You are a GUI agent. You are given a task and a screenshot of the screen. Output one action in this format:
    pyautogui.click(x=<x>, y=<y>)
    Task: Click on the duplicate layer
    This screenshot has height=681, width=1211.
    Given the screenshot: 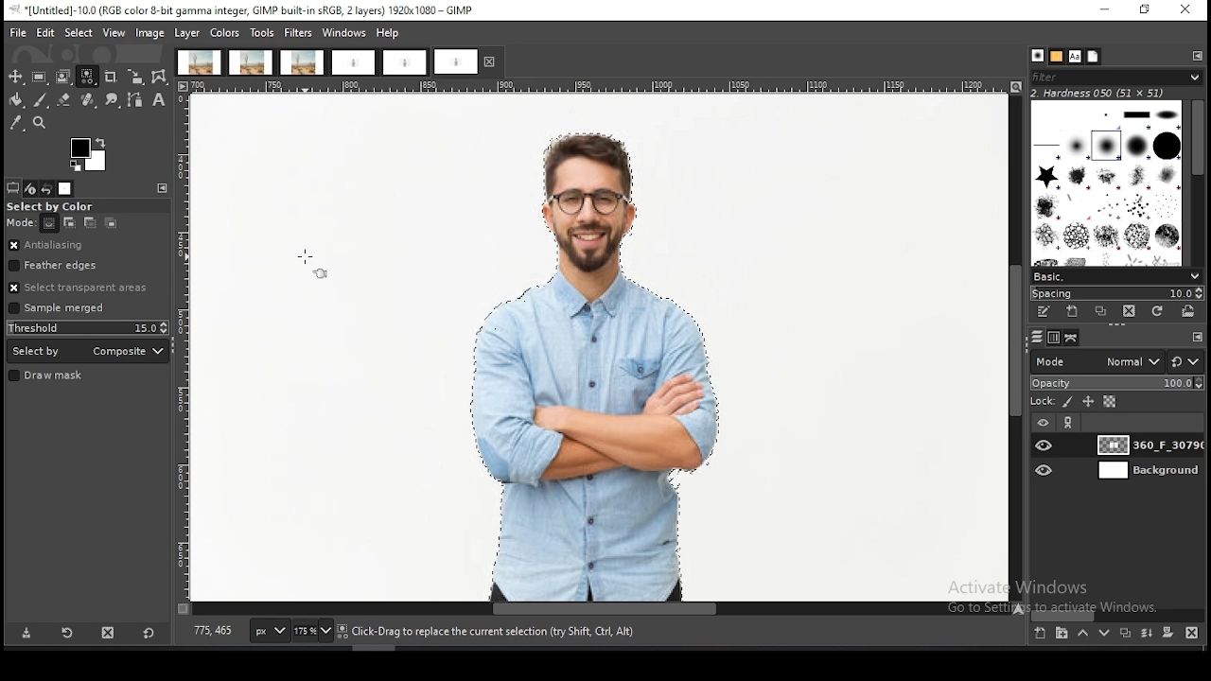 What is the action you would take?
    pyautogui.click(x=1123, y=632)
    